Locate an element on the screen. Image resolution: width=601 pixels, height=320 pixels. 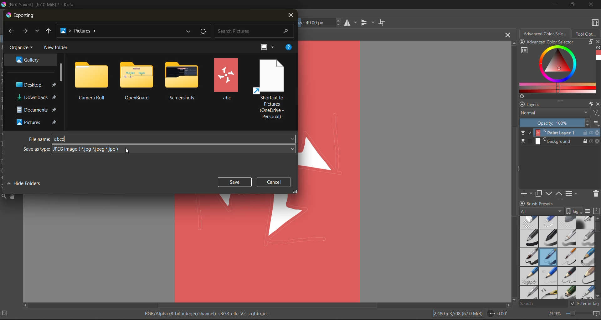
close is located at coordinates (591, 5).